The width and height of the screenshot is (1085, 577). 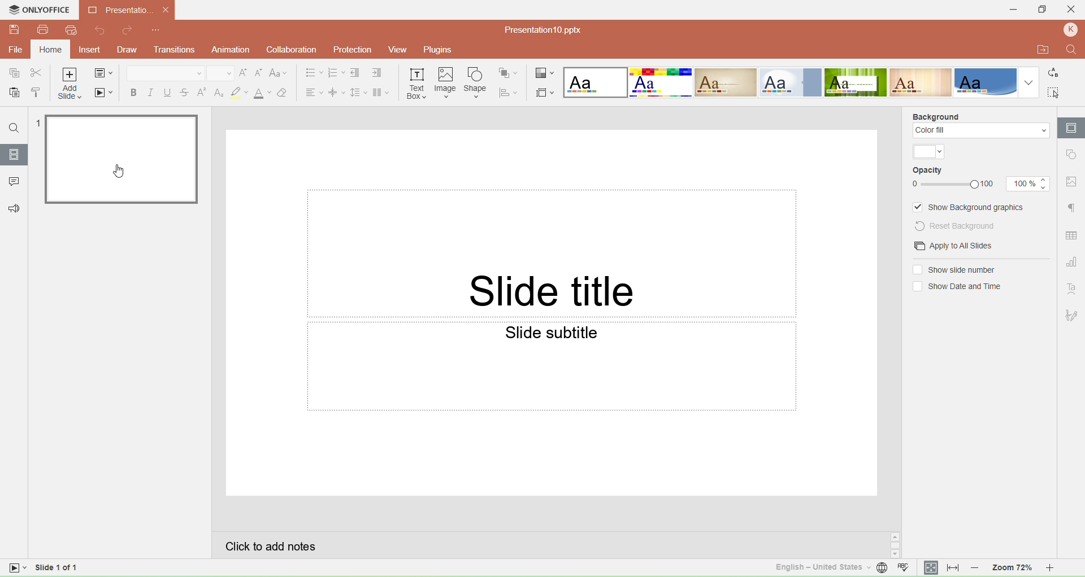 I want to click on Select slide size, so click(x=545, y=90).